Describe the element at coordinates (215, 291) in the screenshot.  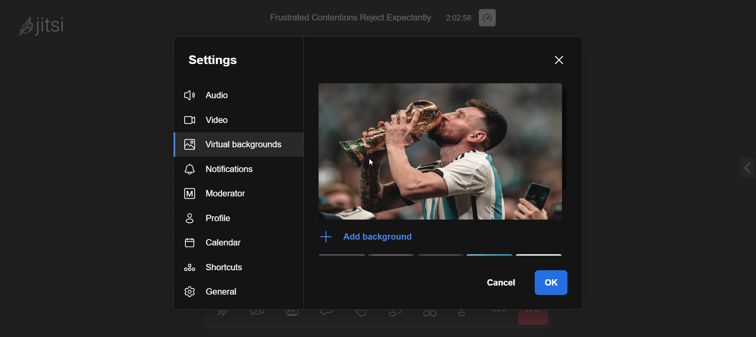
I see `General ` at that location.